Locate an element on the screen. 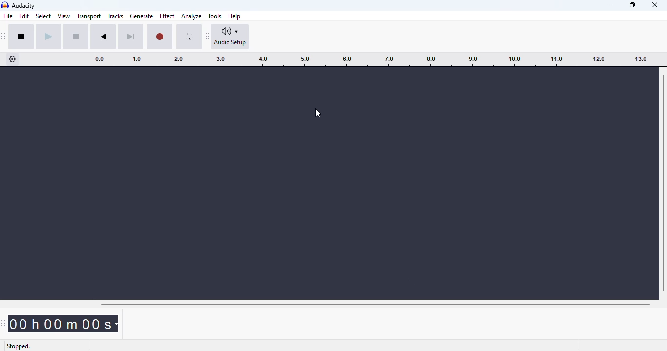 The image size is (667, 351). logo is located at coordinates (5, 5).